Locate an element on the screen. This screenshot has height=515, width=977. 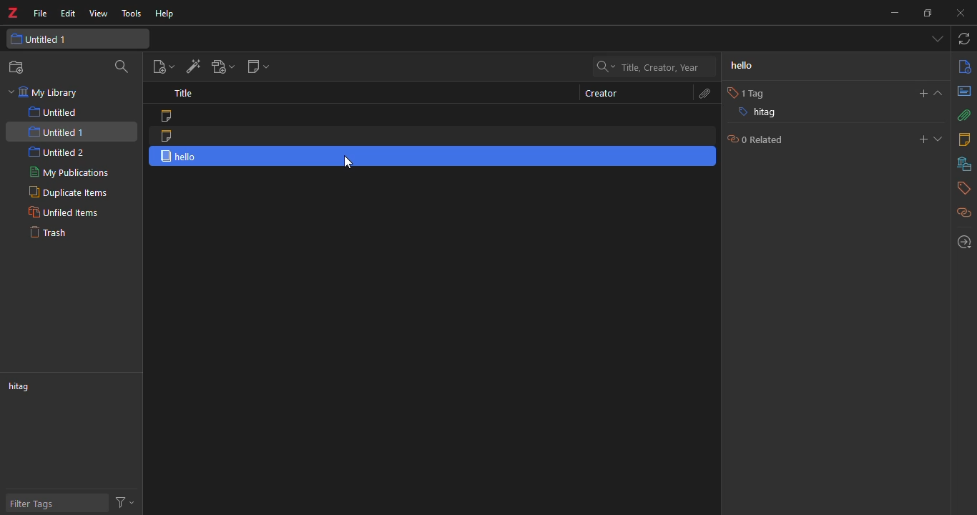
1 tag is located at coordinates (742, 94).